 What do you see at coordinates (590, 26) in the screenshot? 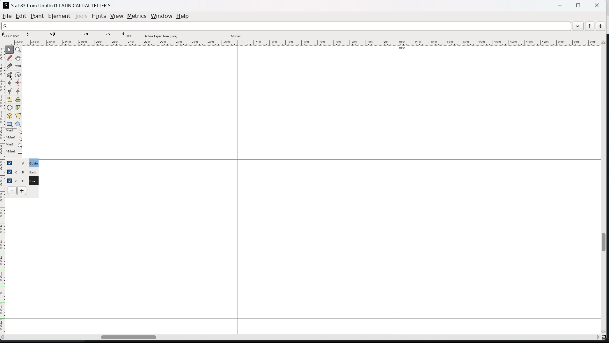
I see `previous word in the word list` at bounding box center [590, 26].